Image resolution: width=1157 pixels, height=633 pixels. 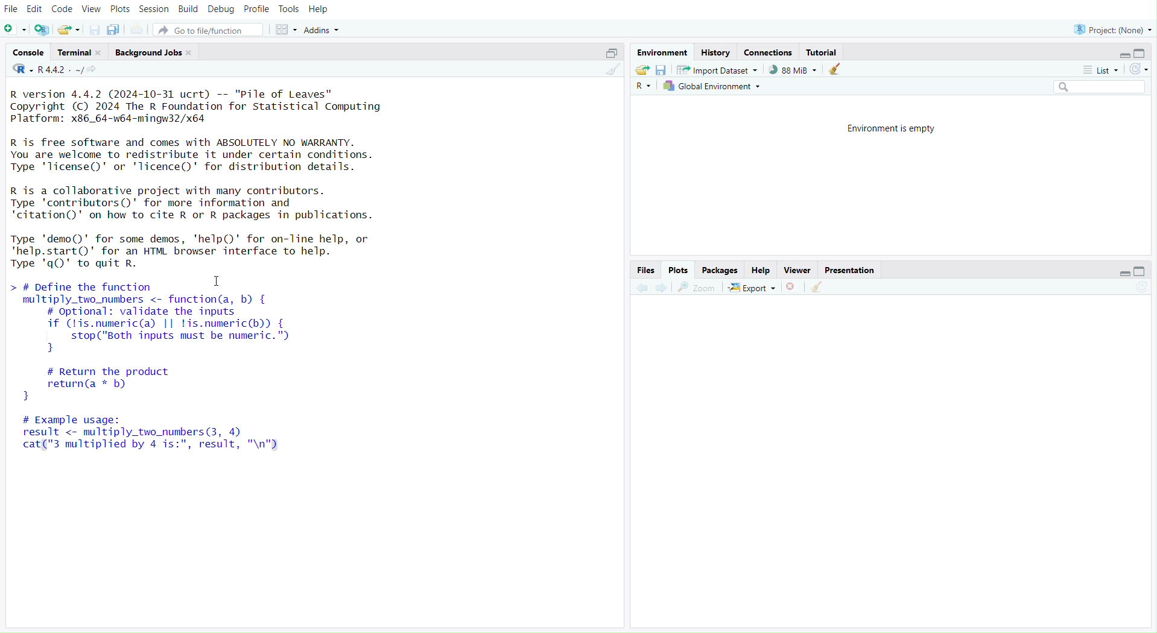 What do you see at coordinates (838, 69) in the screenshot?
I see `Clear console (Ctrl +L)` at bounding box center [838, 69].